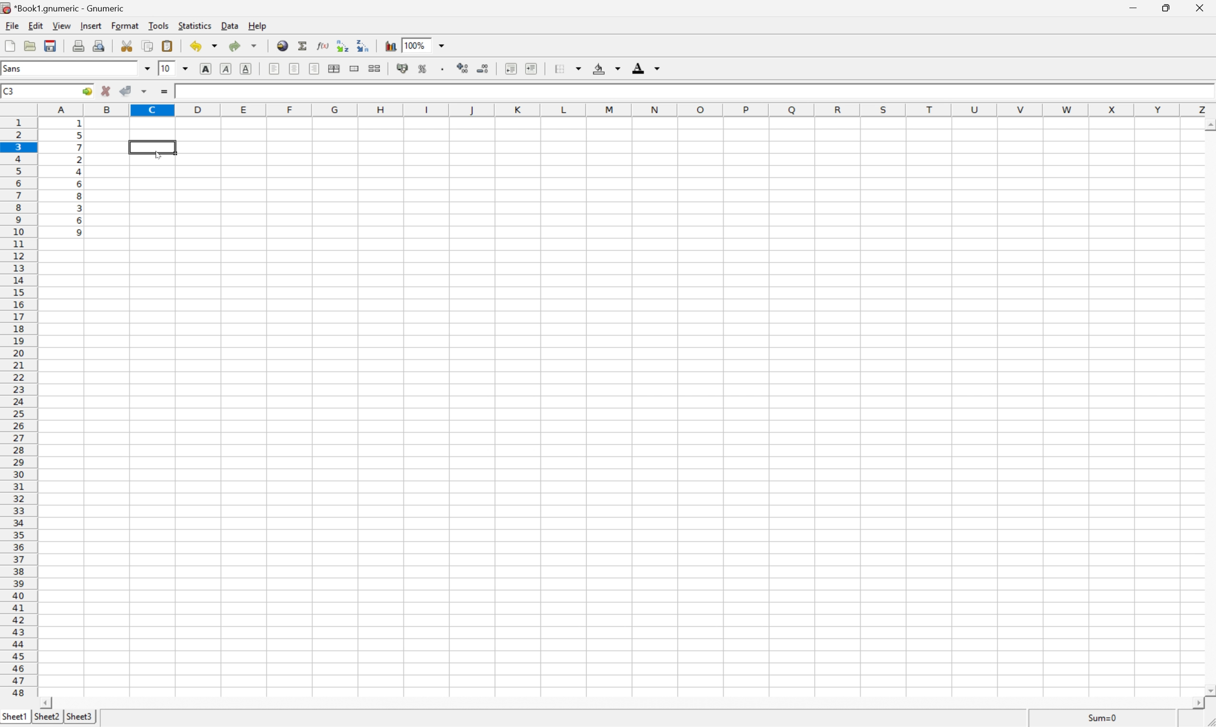  Describe the element at coordinates (1103, 719) in the screenshot. I see `Sum=1` at that location.